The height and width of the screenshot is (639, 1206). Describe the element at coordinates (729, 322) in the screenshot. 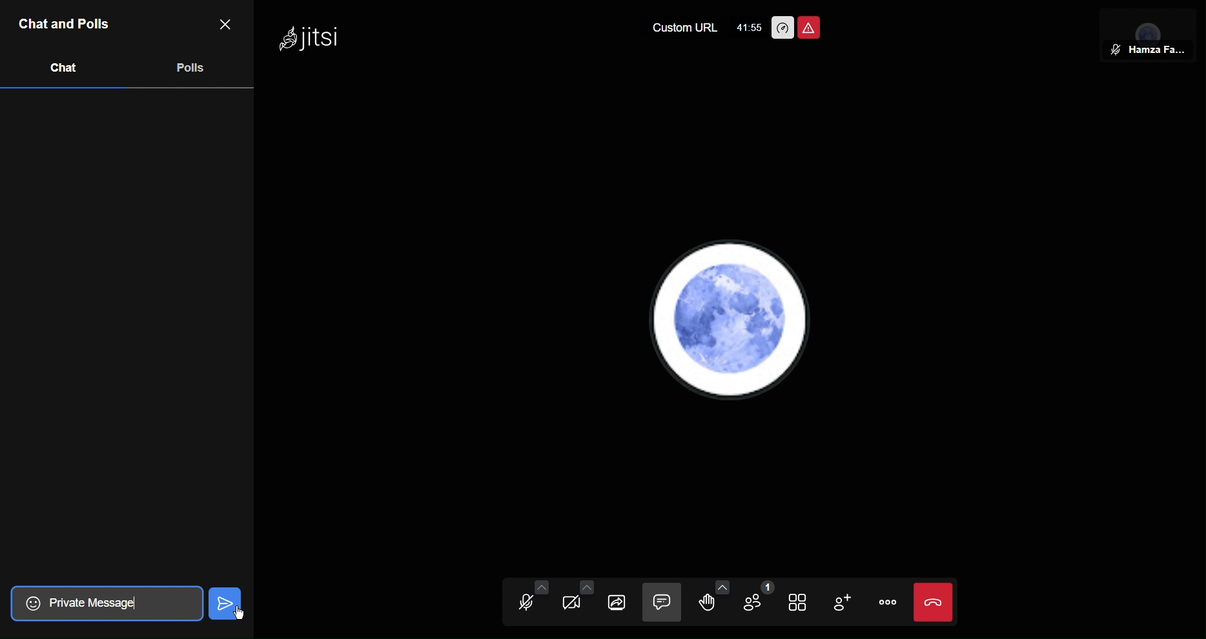

I see `Account Profile picture` at that location.